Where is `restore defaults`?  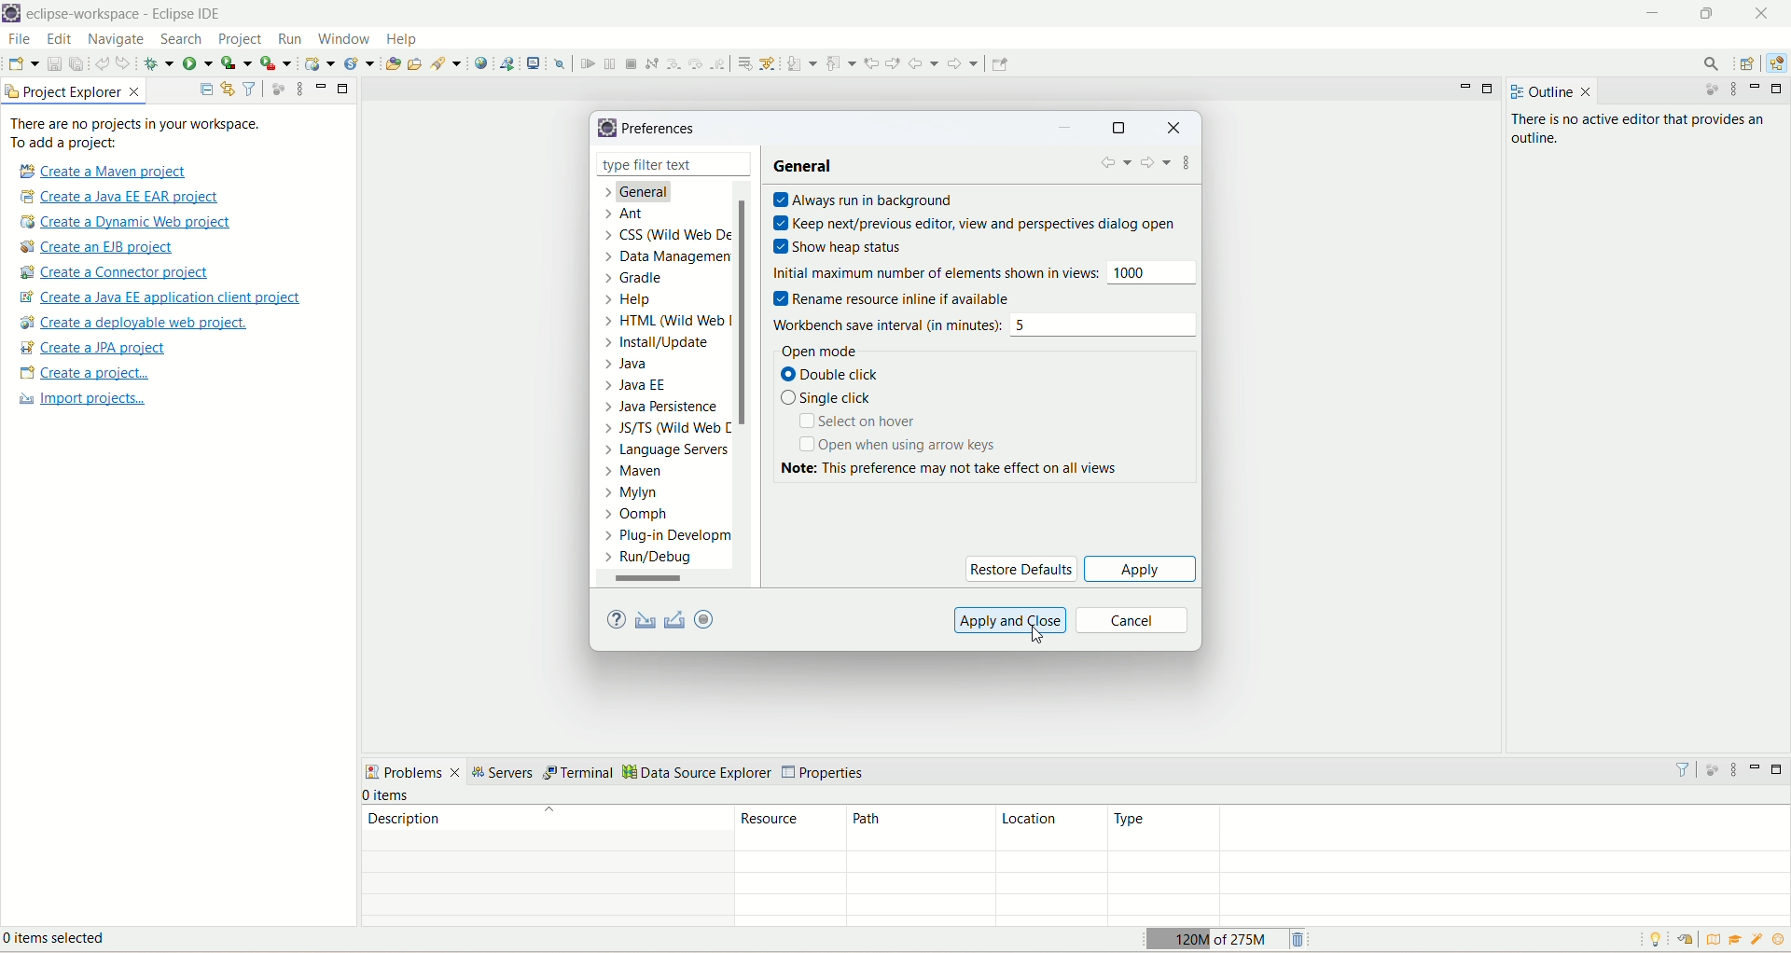
restore defaults is located at coordinates (1020, 568).